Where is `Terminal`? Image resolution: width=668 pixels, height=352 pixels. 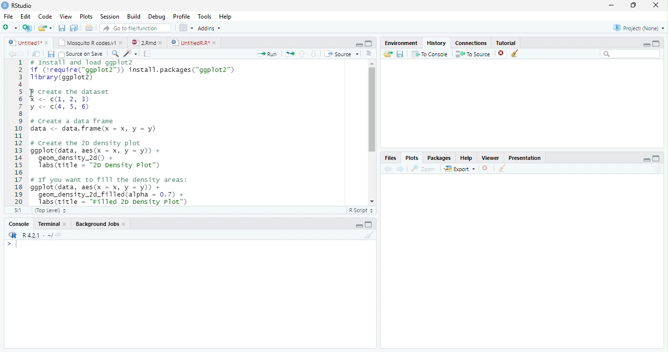
Terminal is located at coordinates (48, 224).